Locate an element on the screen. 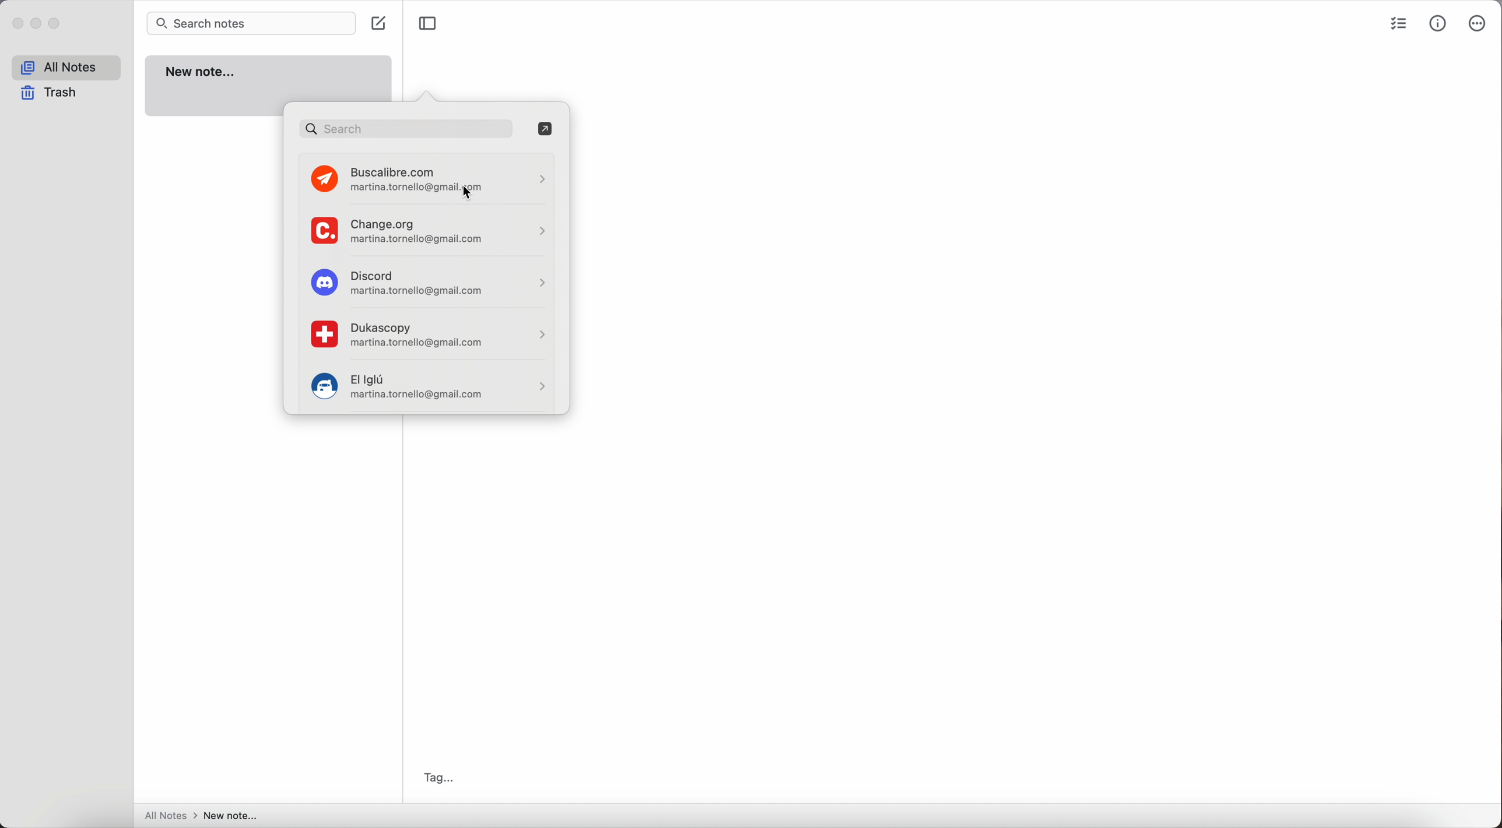  open in passwords is located at coordinates (546, 130).